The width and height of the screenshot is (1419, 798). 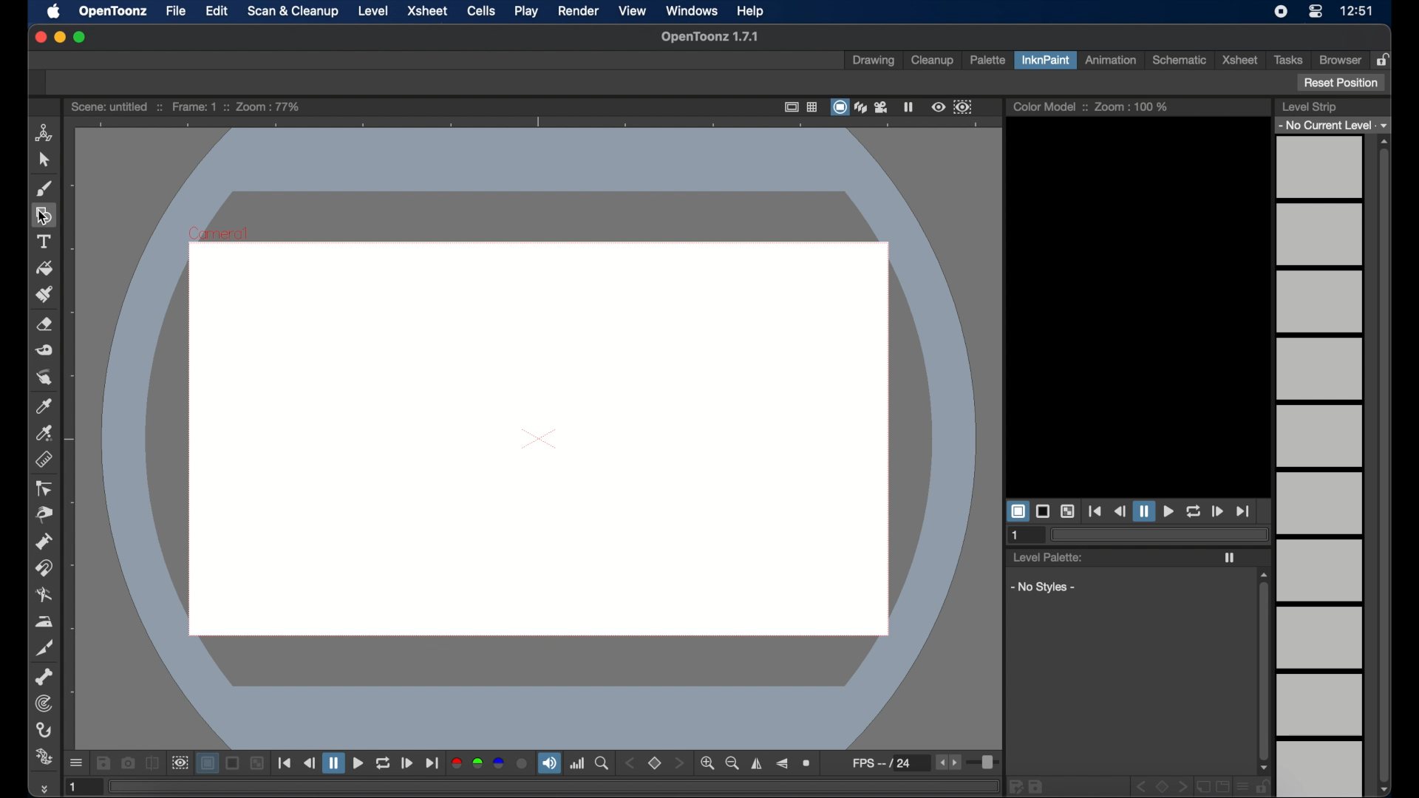 What do you see at coordinates (890, 763) in the screenshot?
I see `fps` at bounding box center [890, 763].